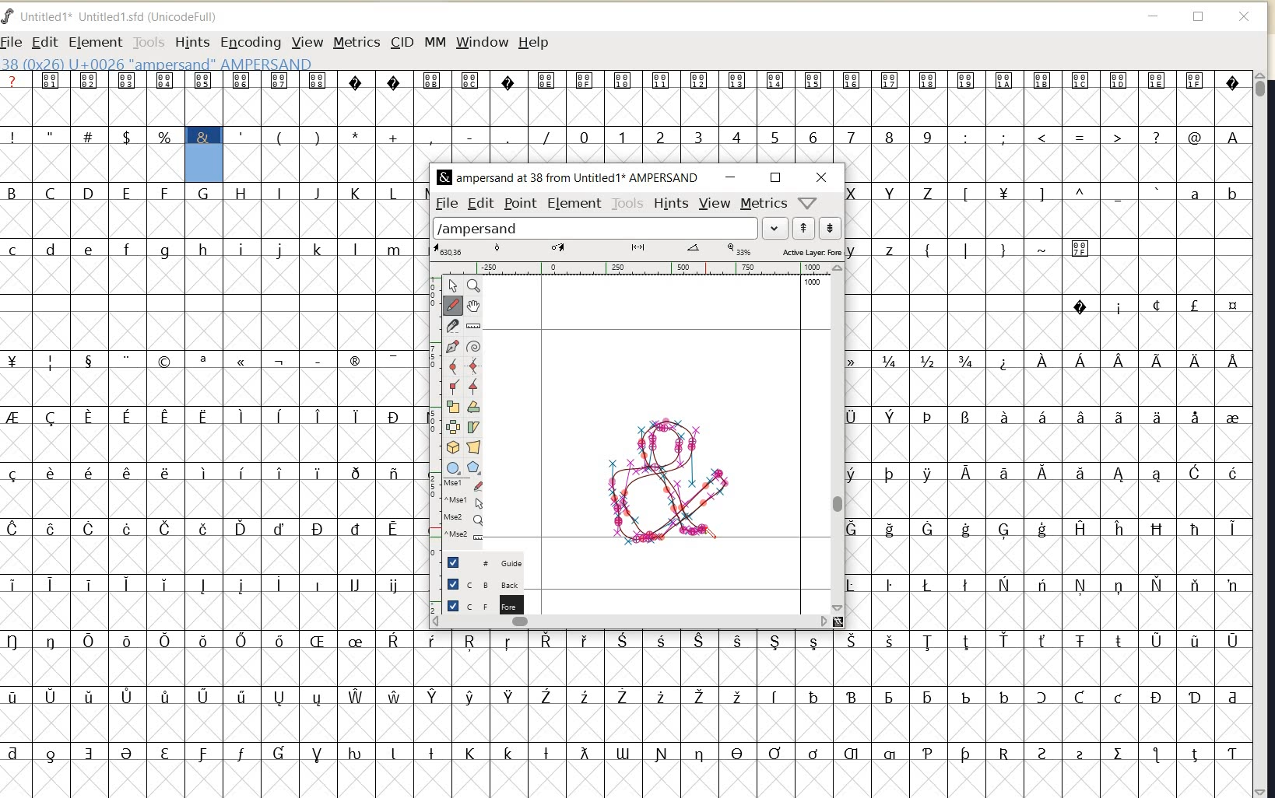 The height and width of the screenshot is (798, 1275). What do you see at coordinates (400, 41) in the screenshot?
I see `CID` at bounding box center [400, 41].